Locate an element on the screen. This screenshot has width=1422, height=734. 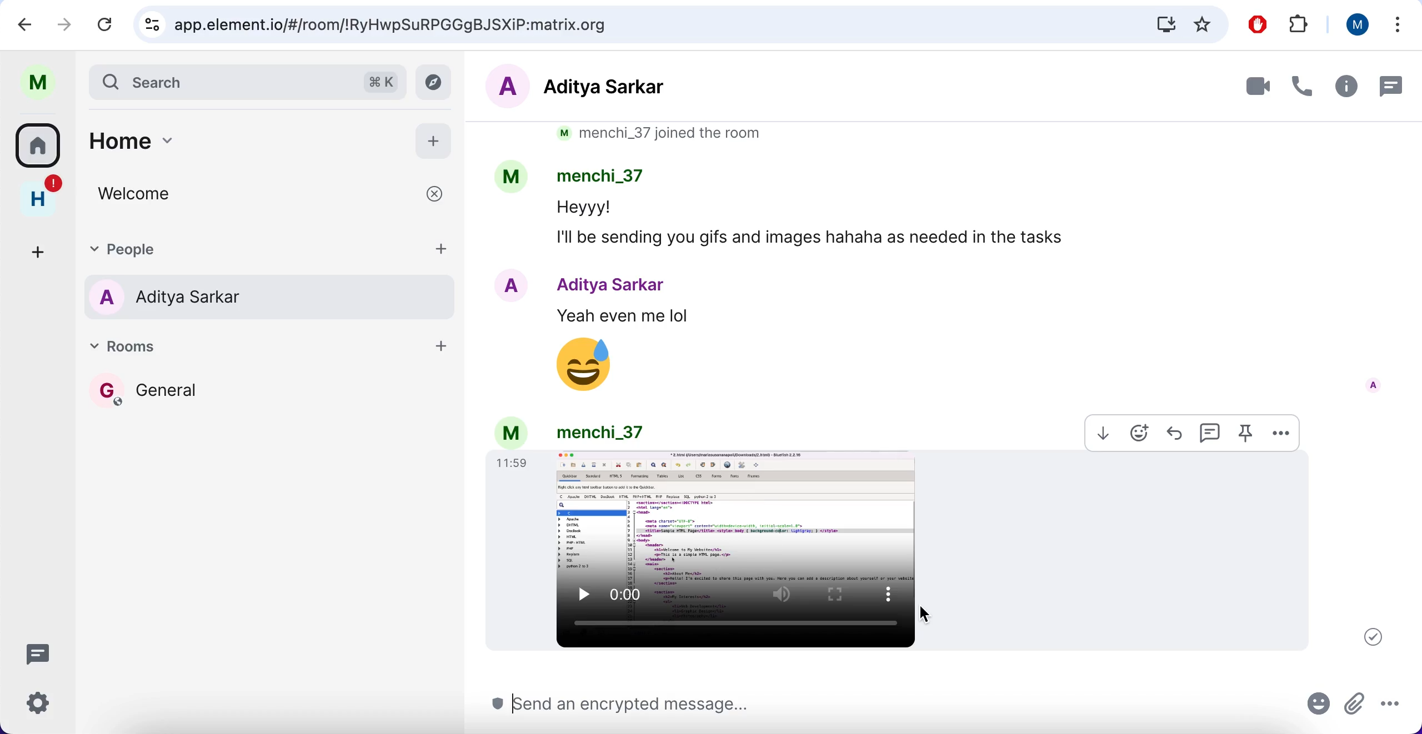
people is located at coordinates (246, 249).